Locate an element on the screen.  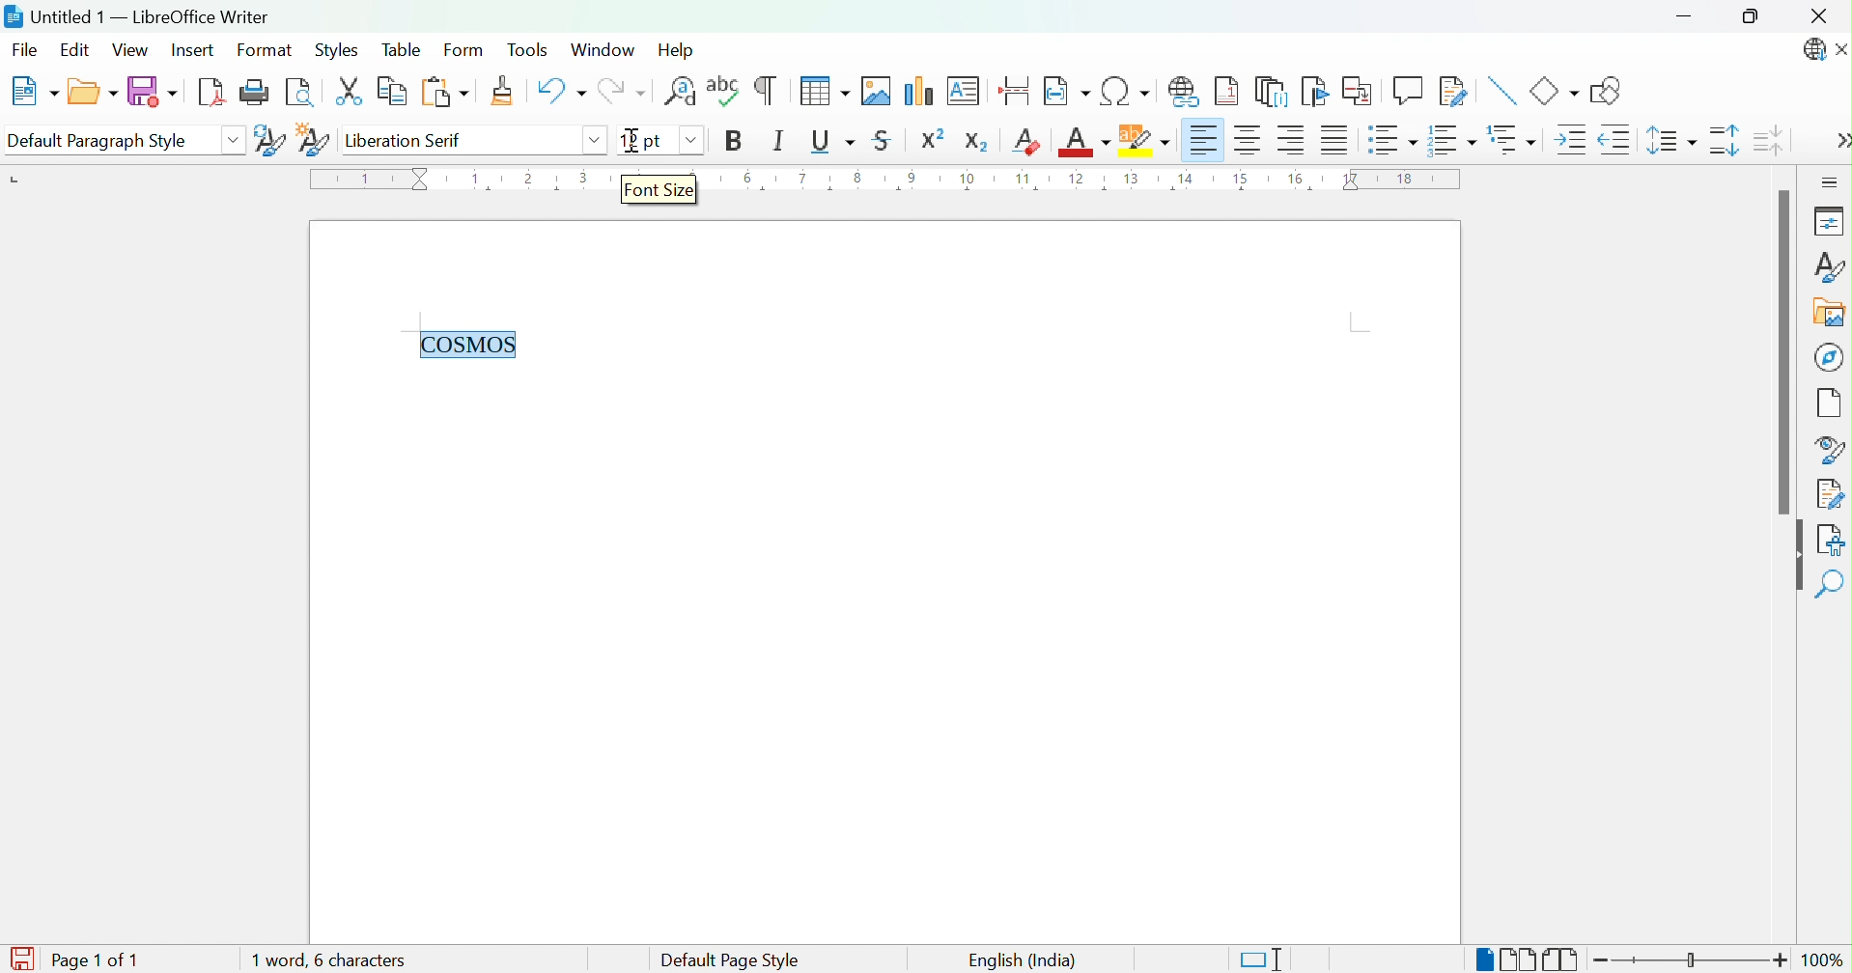
Gallery is located at coordinates (1828, 315).